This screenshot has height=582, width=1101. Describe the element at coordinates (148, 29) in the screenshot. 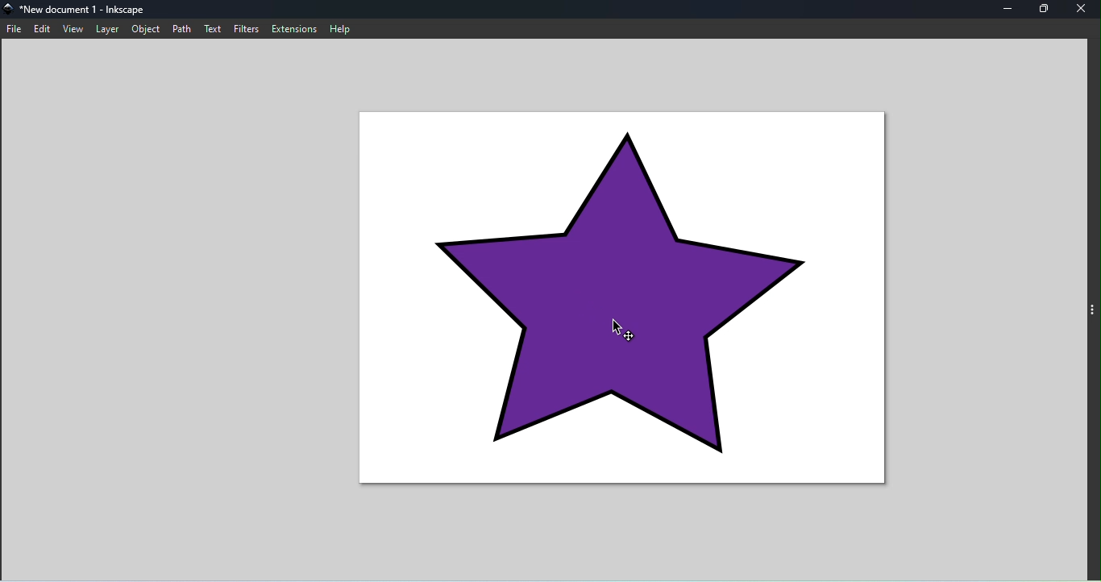

I see `object` at that location.